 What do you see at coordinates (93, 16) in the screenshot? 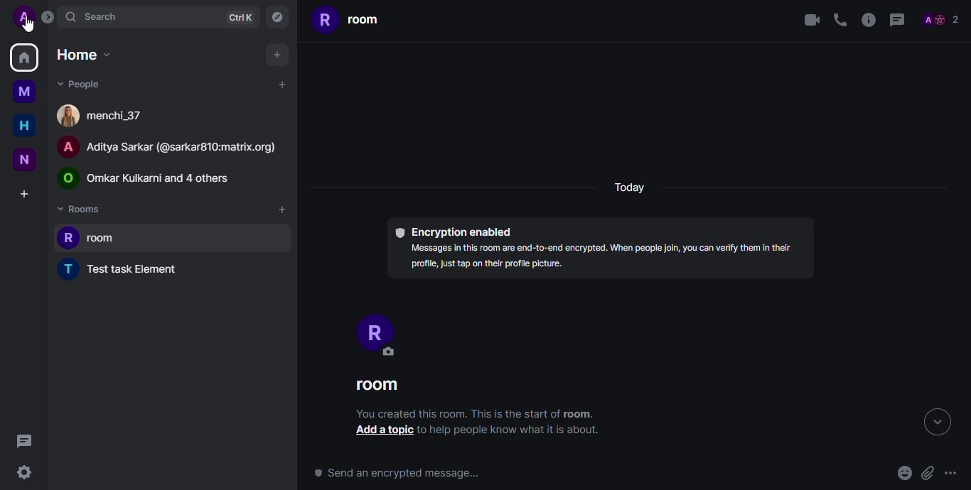
I see `search` at bounding box center [93, 16].